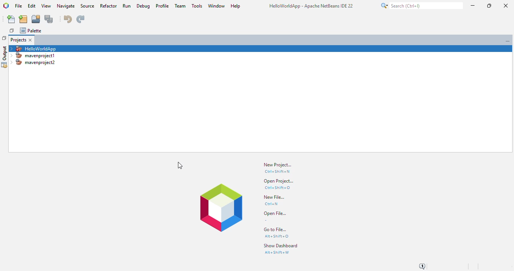 The height and width of the screenshot is (271, 514). I want to click on redo, so click(80, 19).